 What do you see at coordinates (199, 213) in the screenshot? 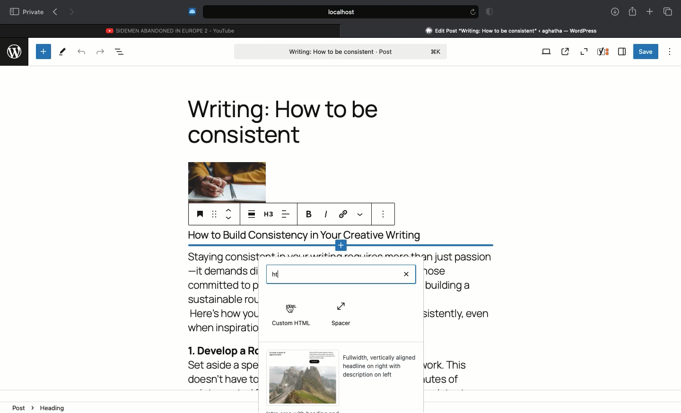
I see `Heading` at bounding box center [199, 213].